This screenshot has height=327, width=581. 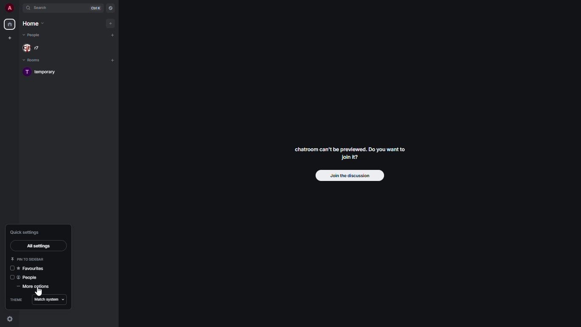 What do you see at coordinates (25, 232) in the screenshot?
I see `quick settings` at bounding box center [25, 232].